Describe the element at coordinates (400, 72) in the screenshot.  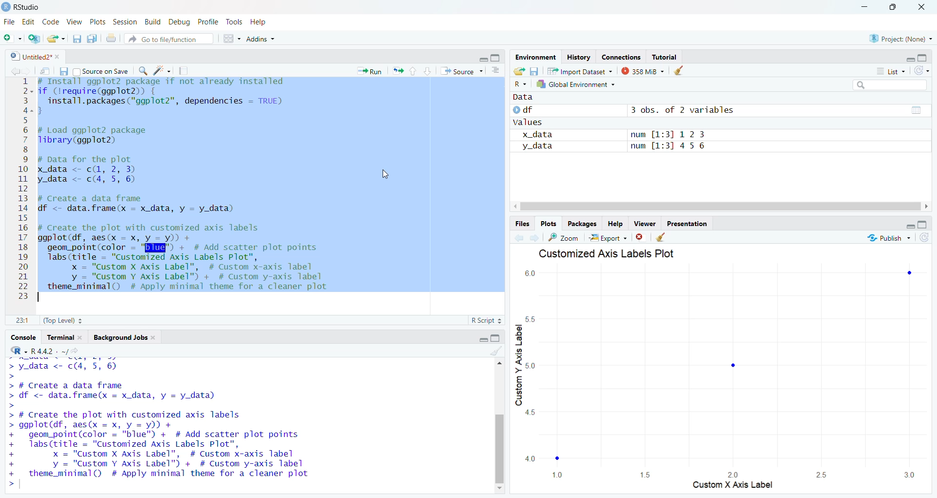
I see `export` at that location.